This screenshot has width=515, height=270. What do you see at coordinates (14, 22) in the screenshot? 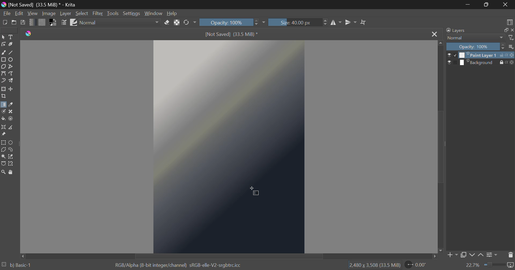
I see `Open` at bounding box center [14, 22].